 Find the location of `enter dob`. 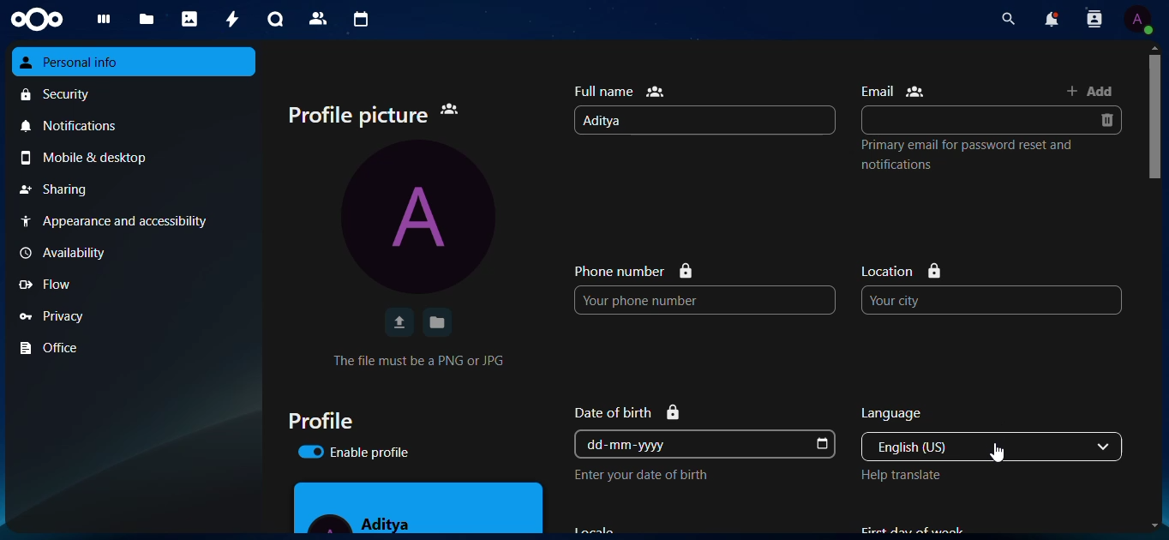

enter dob is located at coordinates (650, 475).